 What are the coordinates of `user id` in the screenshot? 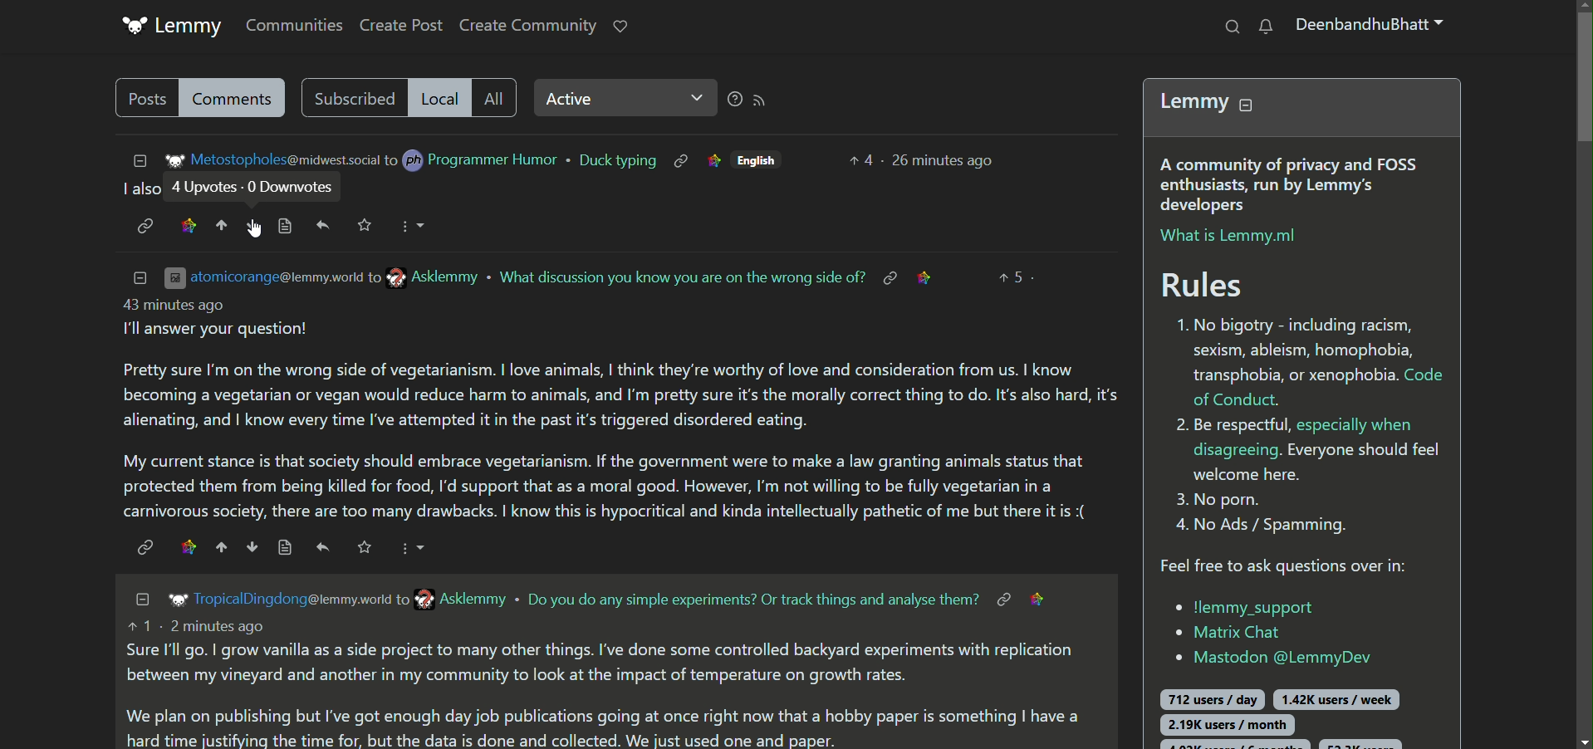 It's located at (293, 599).